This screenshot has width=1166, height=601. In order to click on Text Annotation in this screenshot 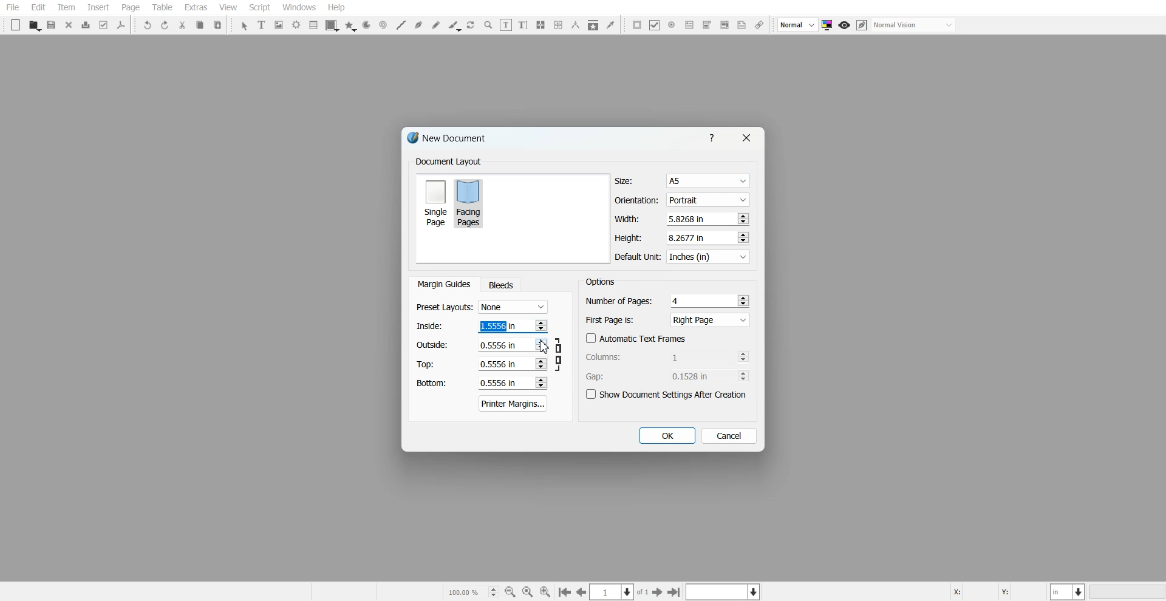, I will do `click(742, 25)`.